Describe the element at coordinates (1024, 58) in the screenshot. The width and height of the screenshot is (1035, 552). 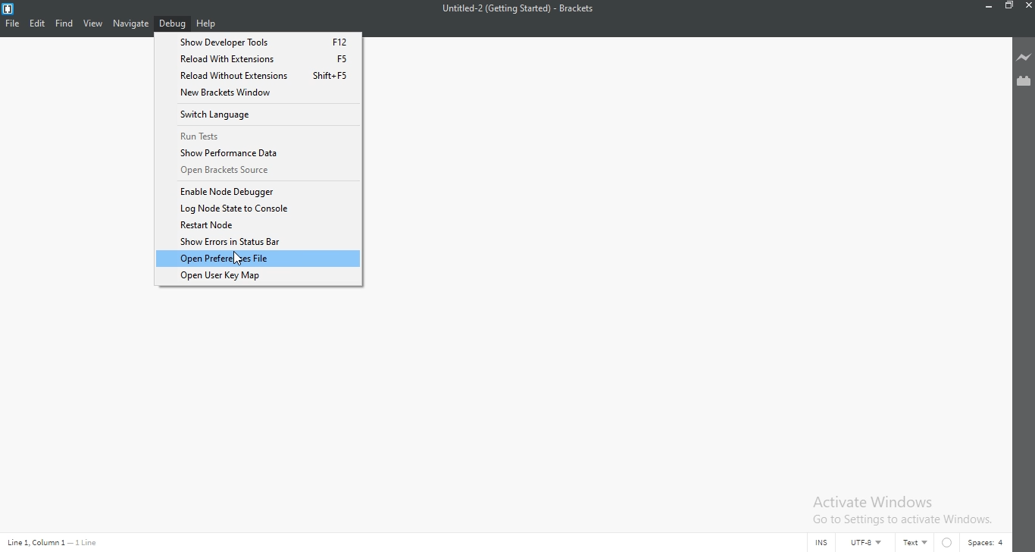
I see `live preview` at that location.